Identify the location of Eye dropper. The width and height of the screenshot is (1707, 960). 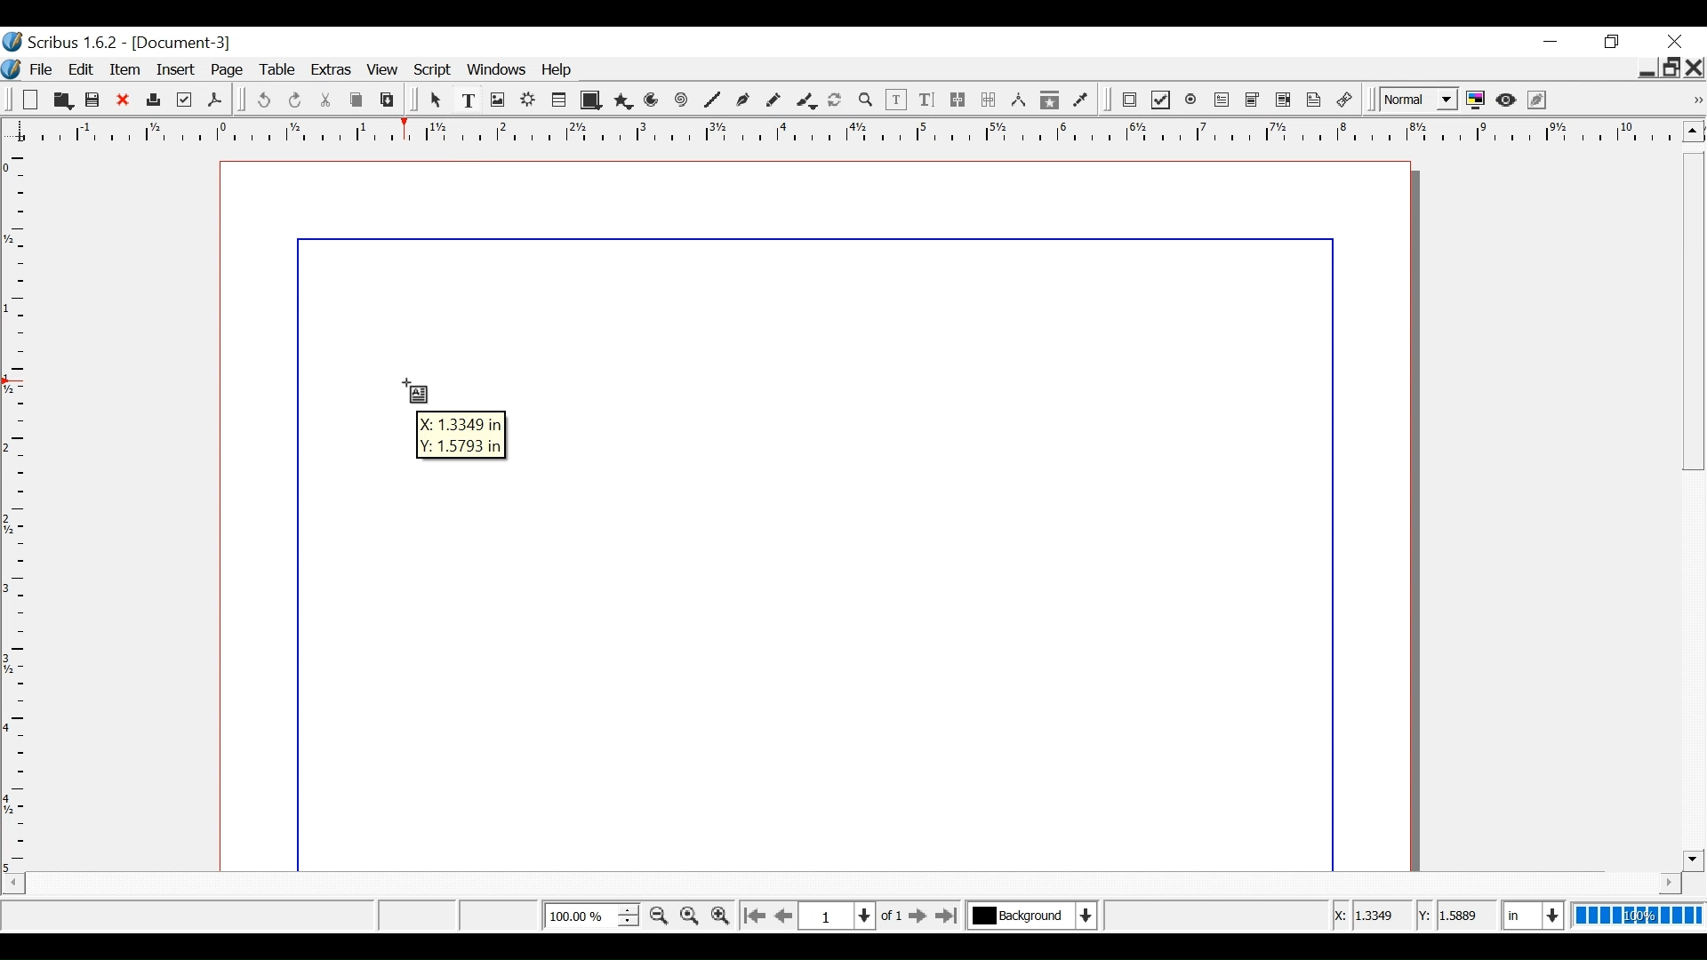
(1082, 100).